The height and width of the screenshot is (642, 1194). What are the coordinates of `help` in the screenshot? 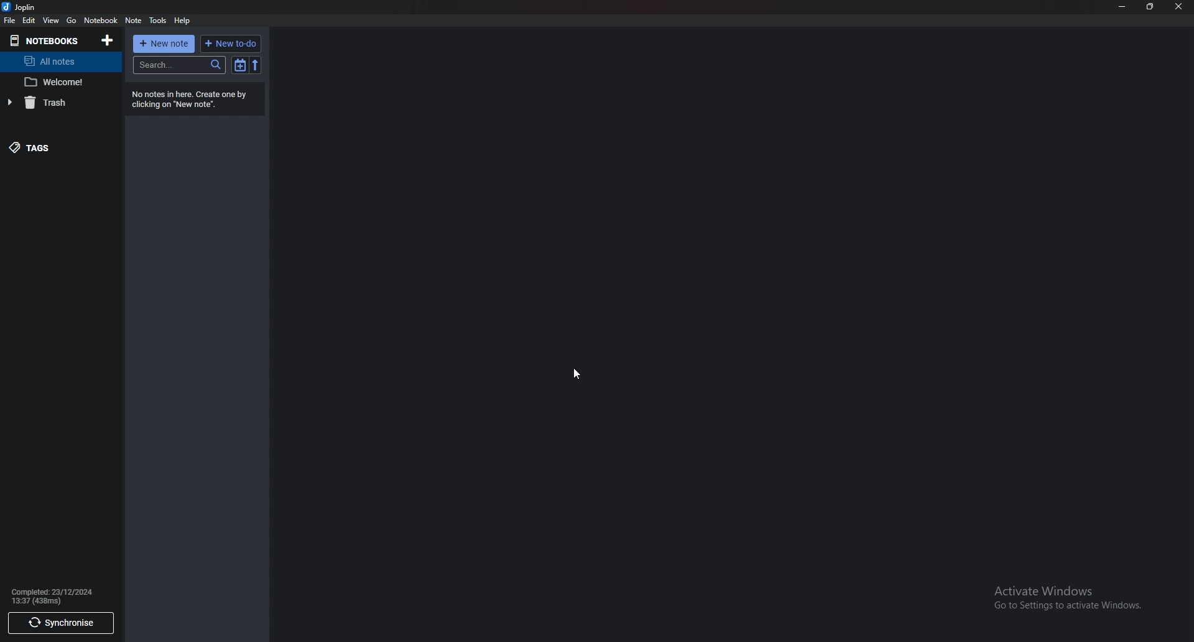 It's located at (182, 21).